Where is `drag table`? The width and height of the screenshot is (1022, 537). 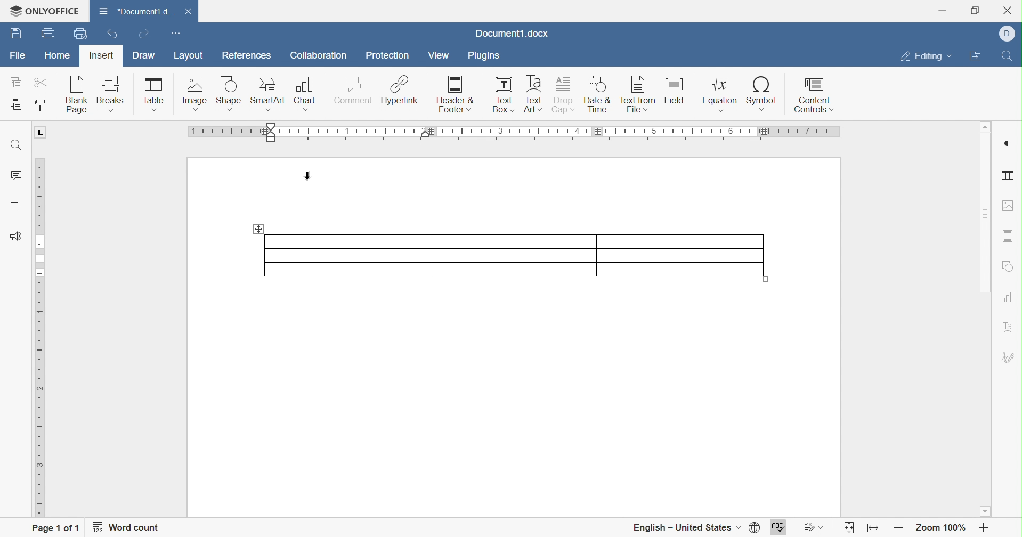
drag table is located at coordinates (257, 227).